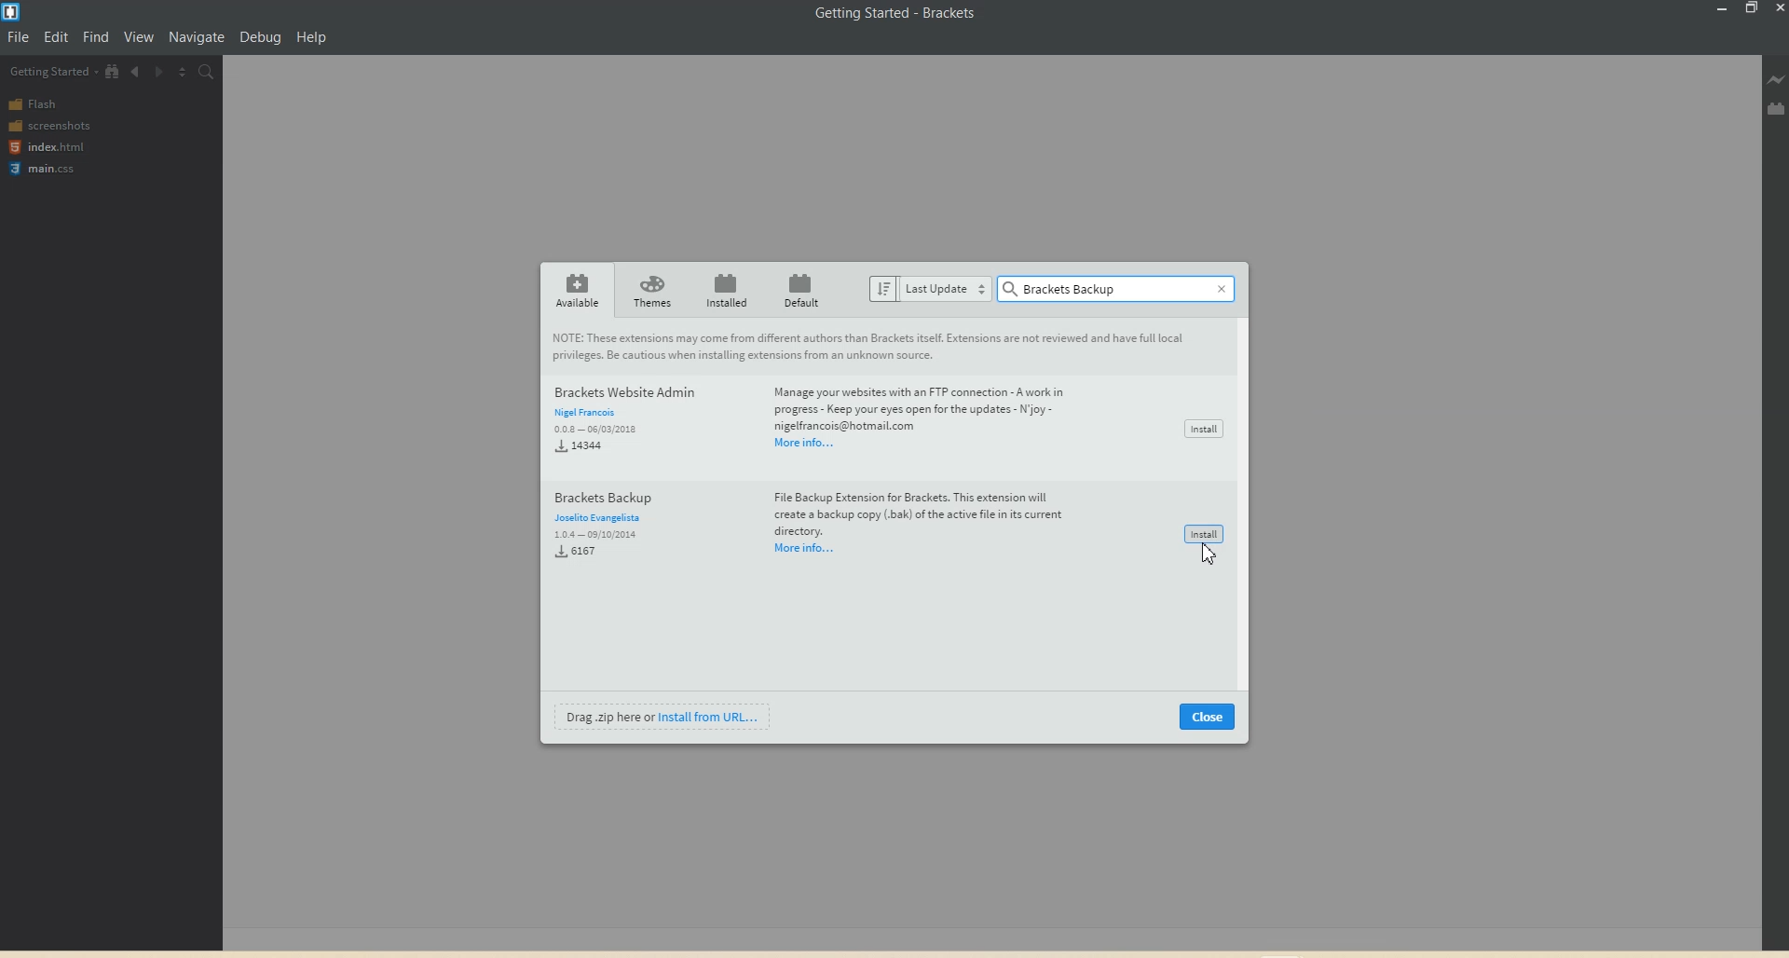  Describe the element at coordinates (898, 15) in the screenshot. I see `Getting Started - Brackets` at that location.